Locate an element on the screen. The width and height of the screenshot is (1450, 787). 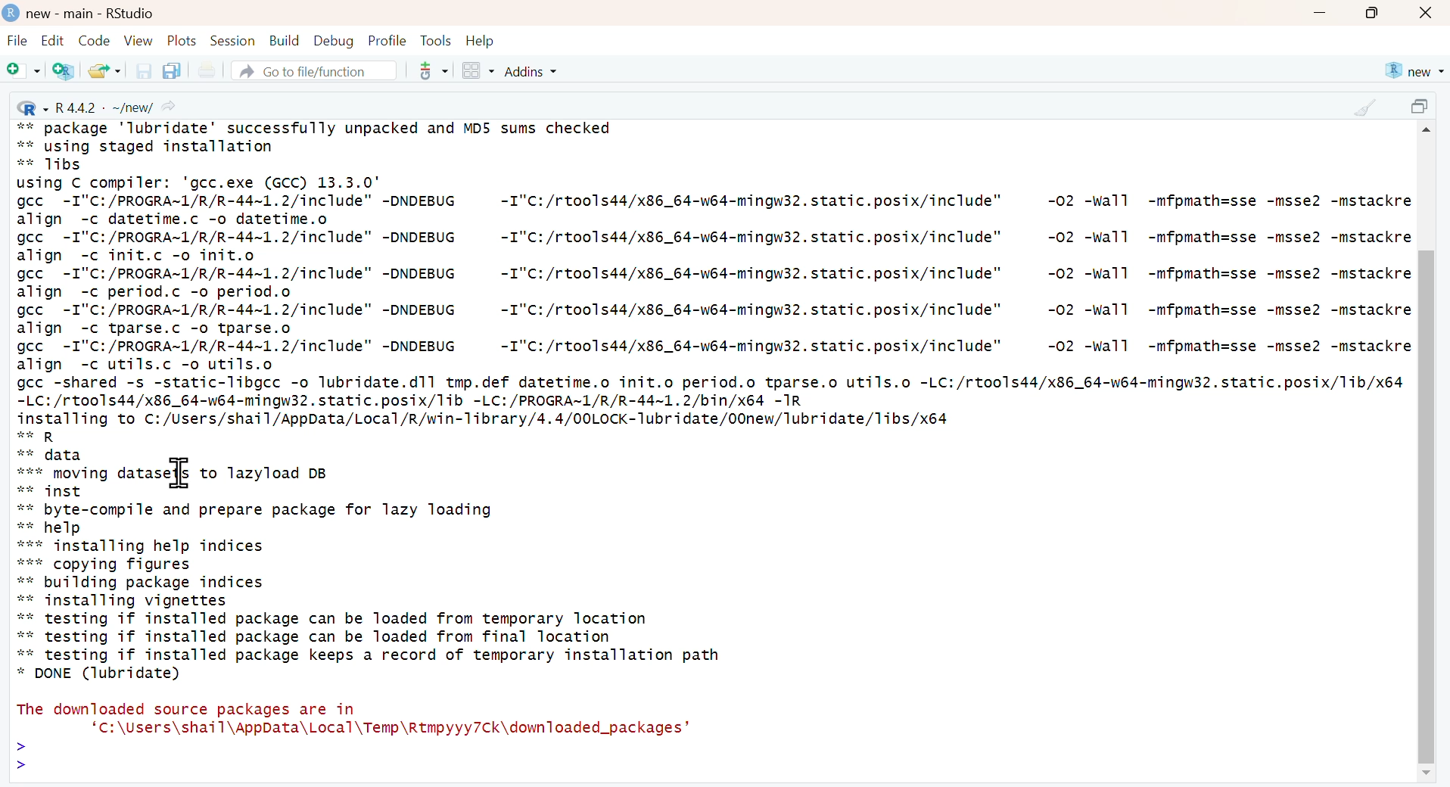
New file is located at coordinates (24, 72).